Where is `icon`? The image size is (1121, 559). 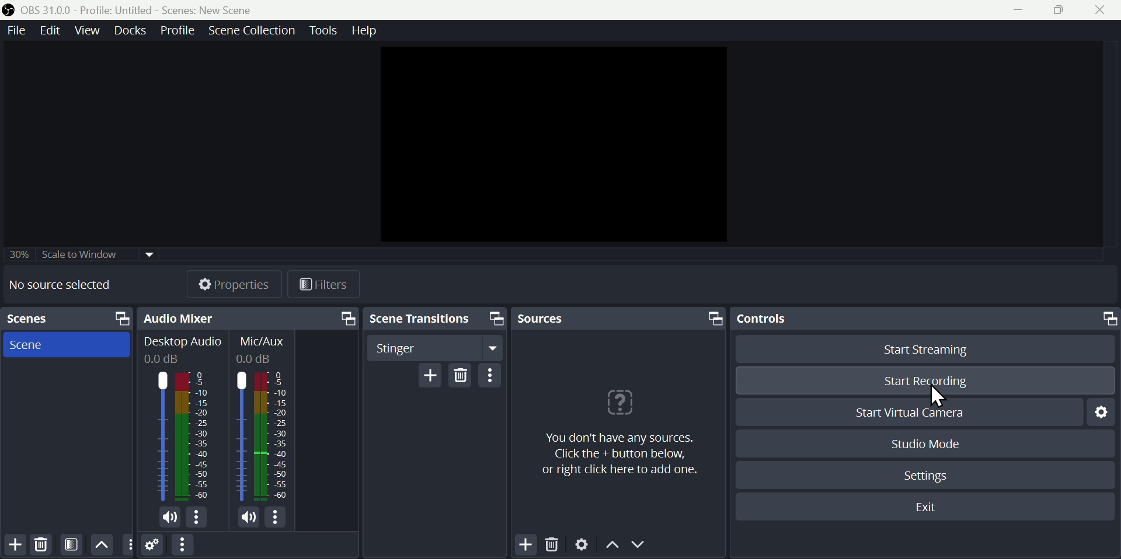 icon is located at coordinates (11, 10).